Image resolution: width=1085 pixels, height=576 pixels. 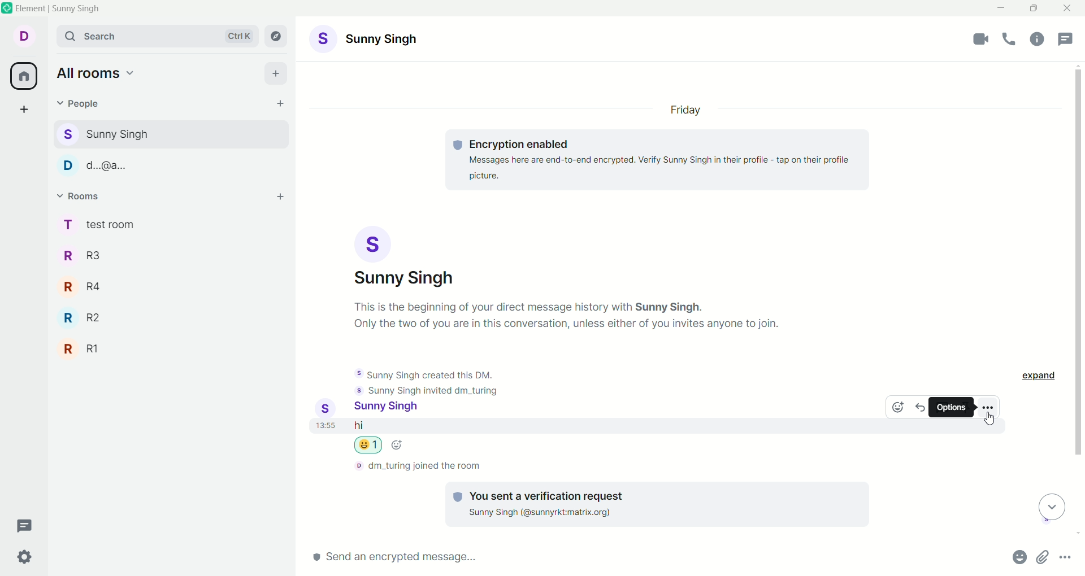 What do you see at coordinates (1002, 7) in the screenshot?
I see `minimize` at bounding box center [1002, 7].